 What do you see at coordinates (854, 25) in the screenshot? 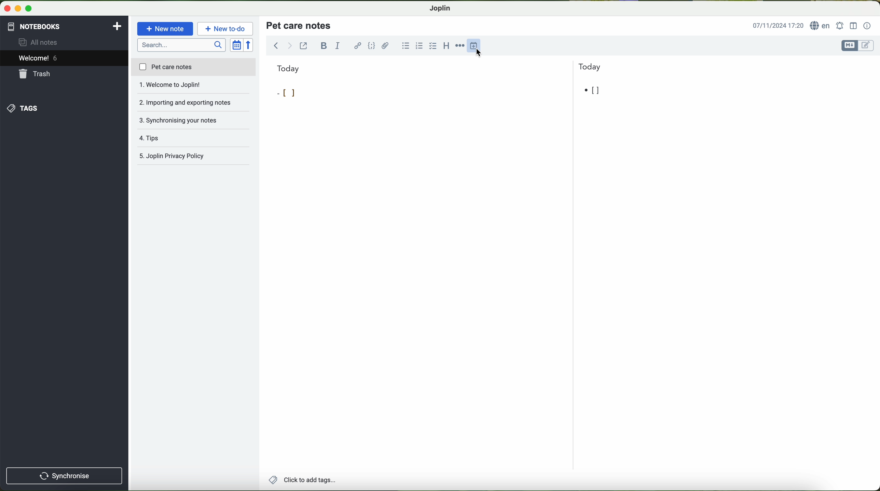
I see `toggle editor layout` at bounding box center [854, 25].